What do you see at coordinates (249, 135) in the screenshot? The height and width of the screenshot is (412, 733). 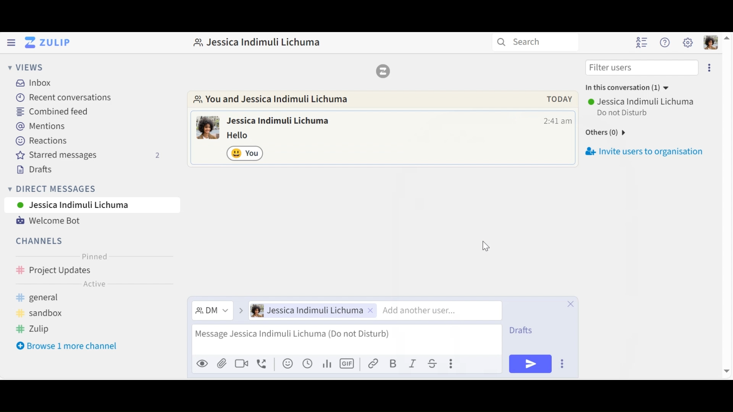 I see `message` at bounding box center [249, 135].